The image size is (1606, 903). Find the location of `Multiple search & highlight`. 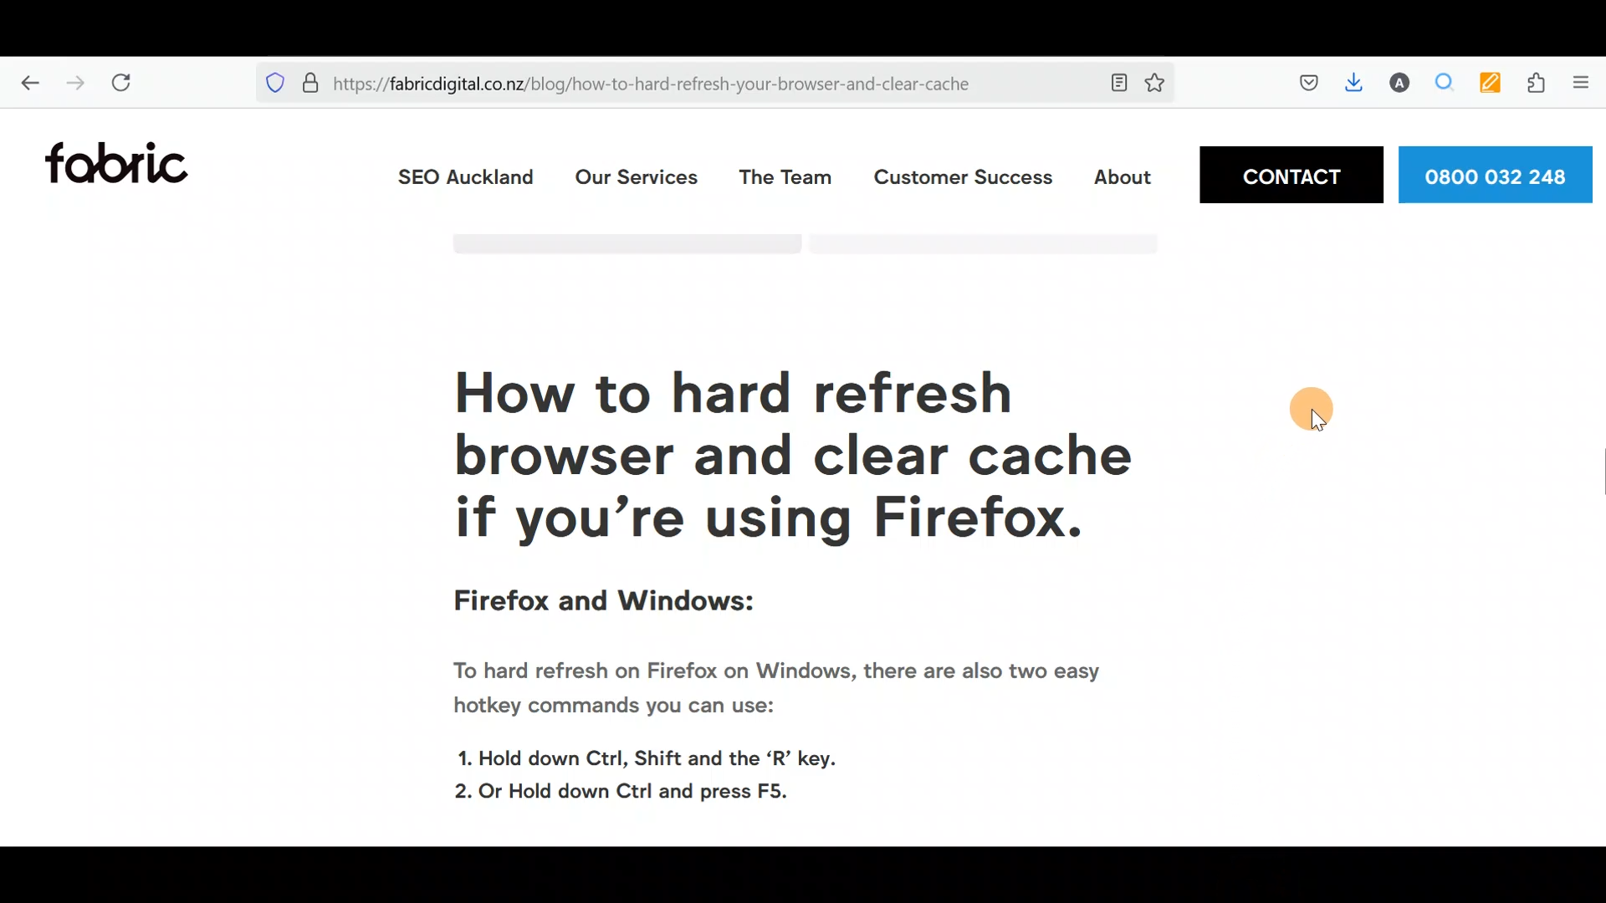

Multiple search & highlight is located at coordinates (1445, 86).